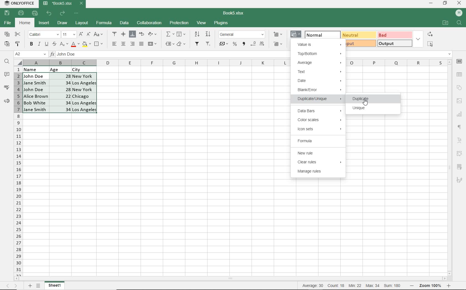 The height and width of the screenshot is (290, 466). I want to click on ITALIC, so click(39, 44).